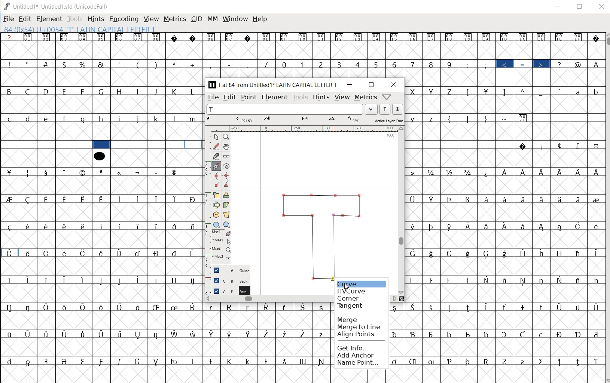  Describe the element at coordinates (157, 38) in the screenshot. I see `Symbol` at that location.